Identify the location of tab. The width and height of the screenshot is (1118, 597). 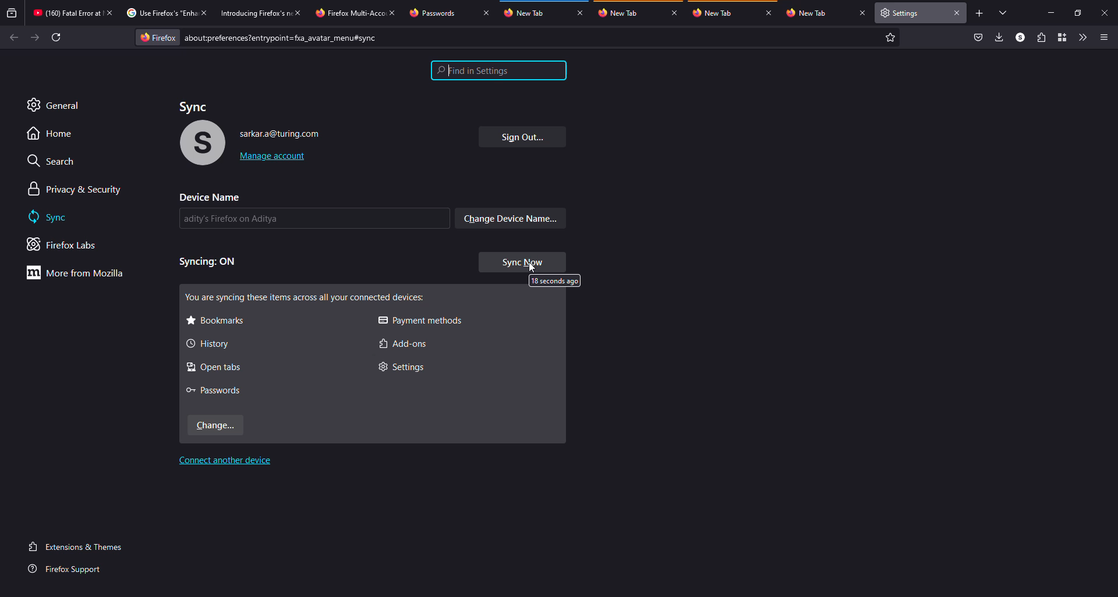
(912, 12).